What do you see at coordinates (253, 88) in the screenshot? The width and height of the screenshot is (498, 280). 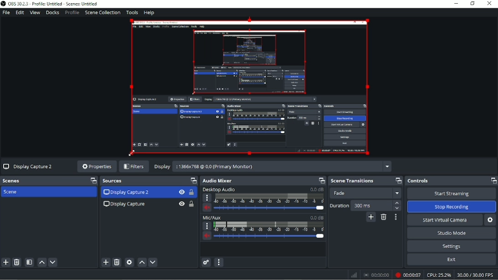 I see `Video` at bounding box center [253, 88].